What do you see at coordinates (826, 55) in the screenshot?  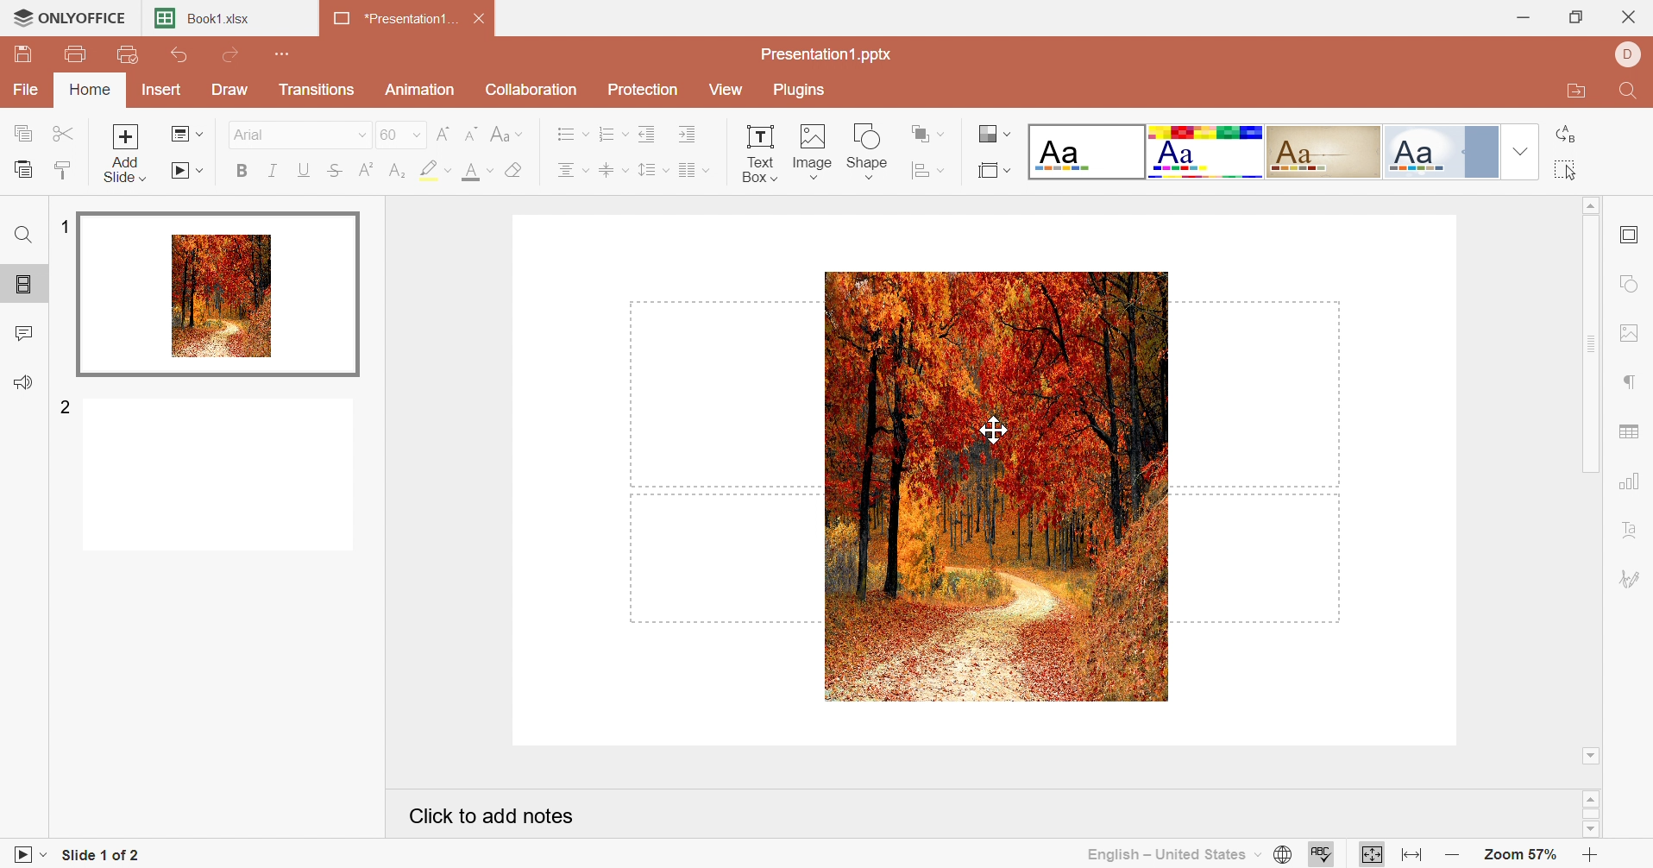 I see `Presentation1.pptx` at bounding box center [826, 55].